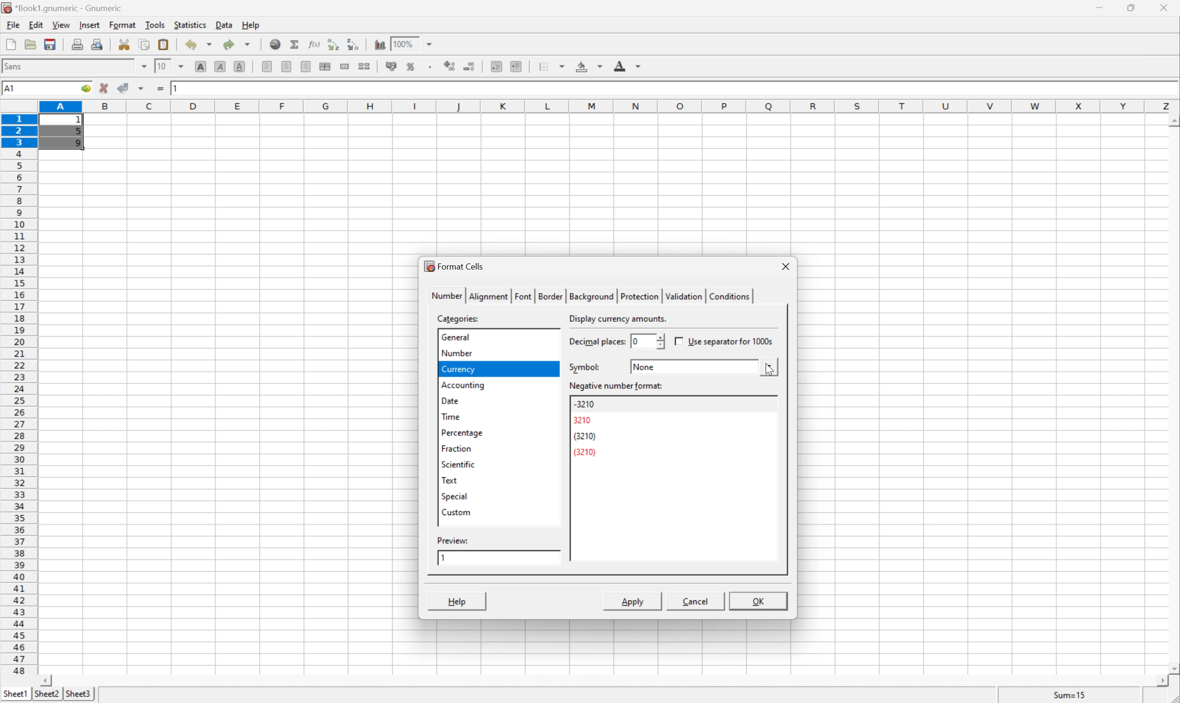  Describe the element at coordinates (315, 43) in the screenshot. I see `edit function in current cell` at that location.